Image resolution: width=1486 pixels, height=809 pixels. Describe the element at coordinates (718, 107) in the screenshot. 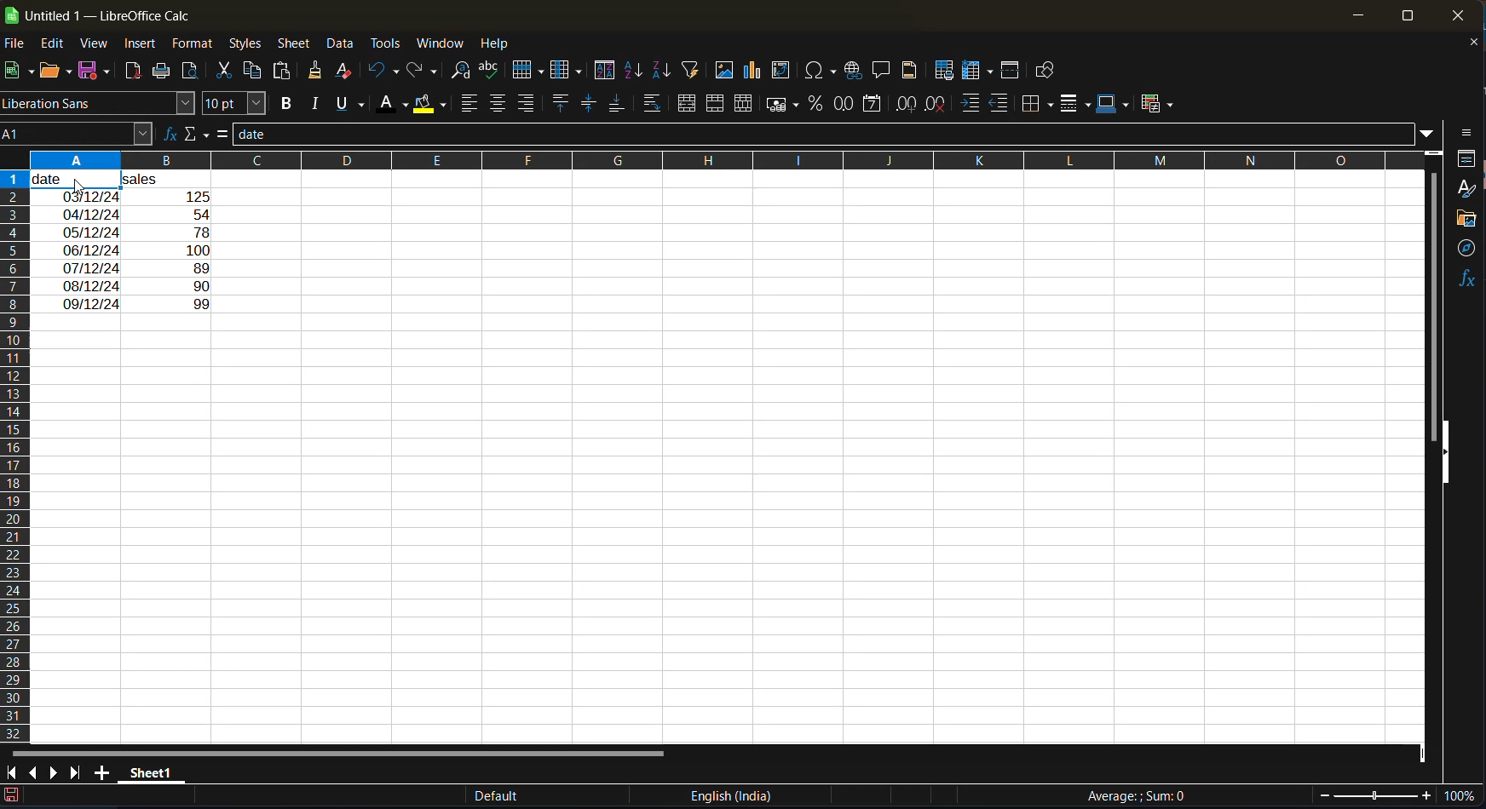

I see `merge cells` at that location.